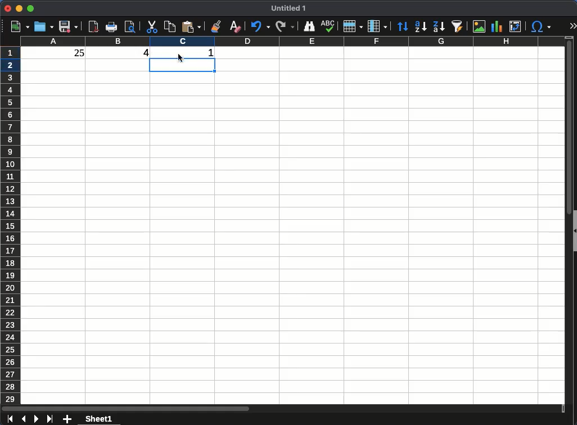  Describe the element at coordinates (8, 8) in the screenshot. I see `close` at that location.